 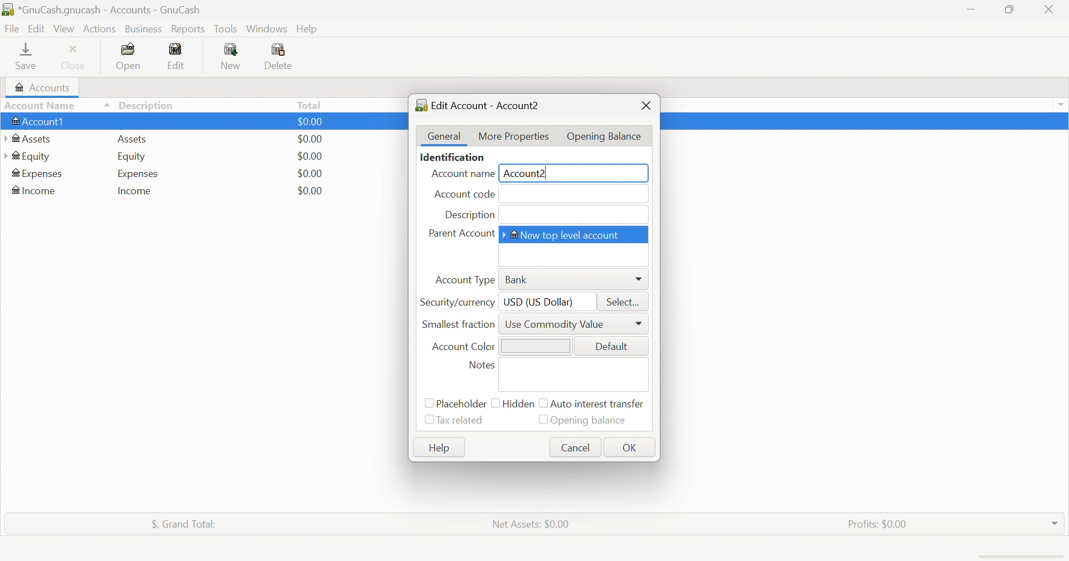 What do you see at coordinates (308, 29) in the screenshot?
I see `Help` at bounding box center [308, 29].